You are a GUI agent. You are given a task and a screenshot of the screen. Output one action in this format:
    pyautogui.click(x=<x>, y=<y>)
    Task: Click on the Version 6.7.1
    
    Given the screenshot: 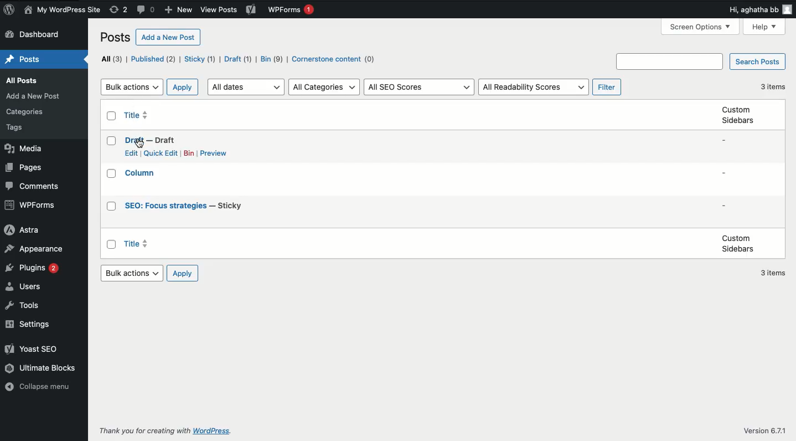 What is the action you would take?
    pyautogui.click(x=765, y=431)
    